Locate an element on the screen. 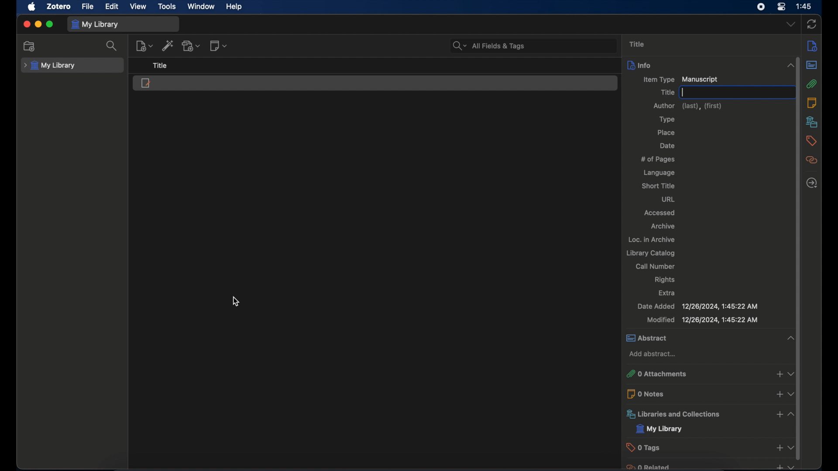 Image resolution: width=838 pixels, height=471 pixels. title is located at coordinates (162, 66).